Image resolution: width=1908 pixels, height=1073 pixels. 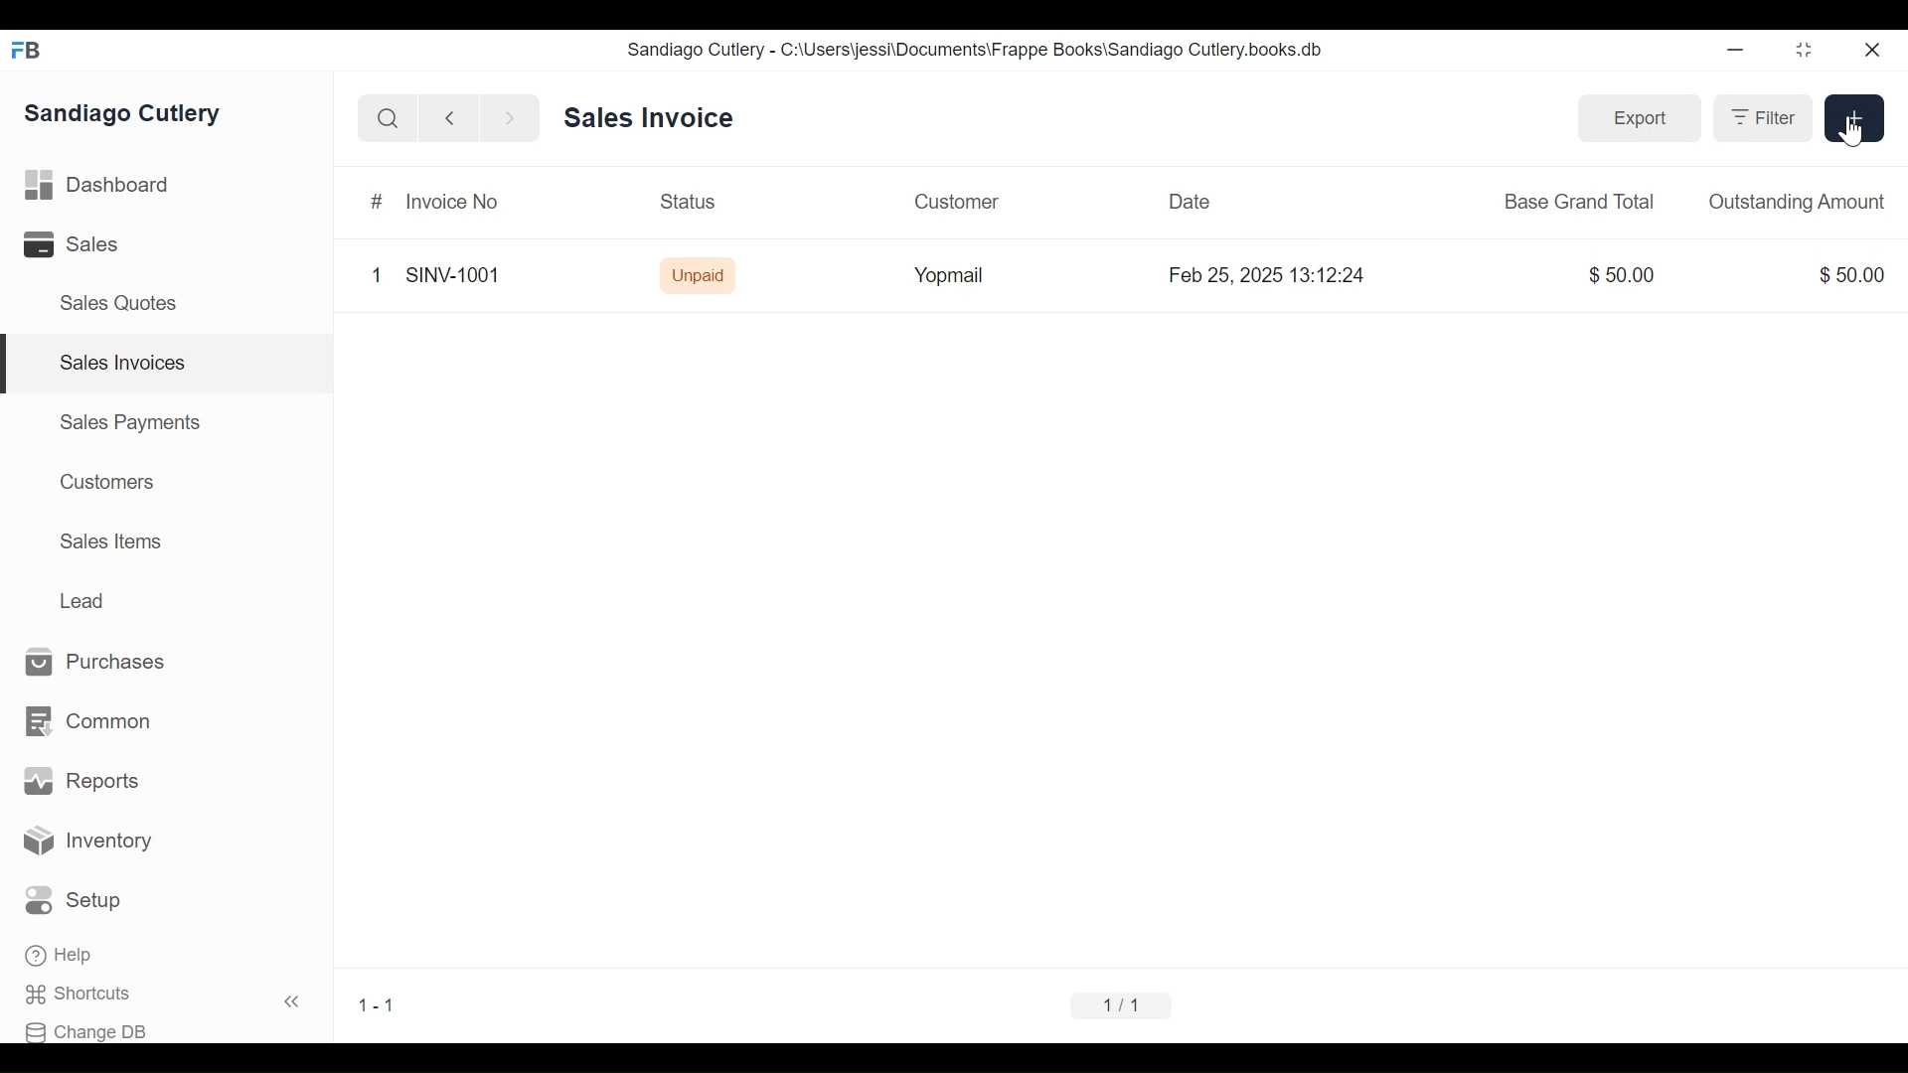 What do you see at coordinates (84, 599) in the screenshot?
I see `Lead` at bounding box center [84, 599].